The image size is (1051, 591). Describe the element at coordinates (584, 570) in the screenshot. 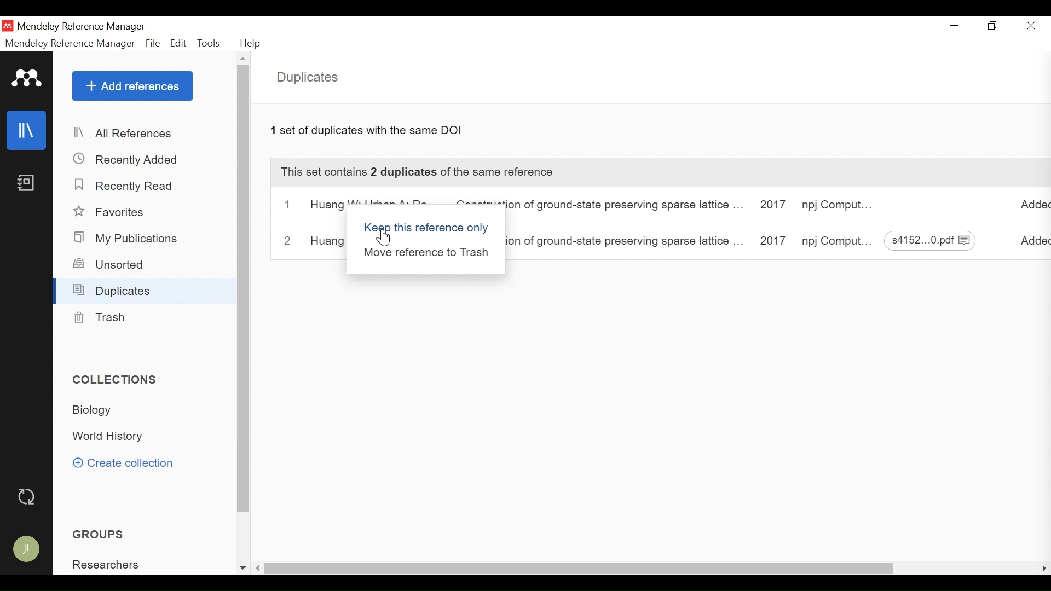

I see `horizontal Scroll bar` at that location.